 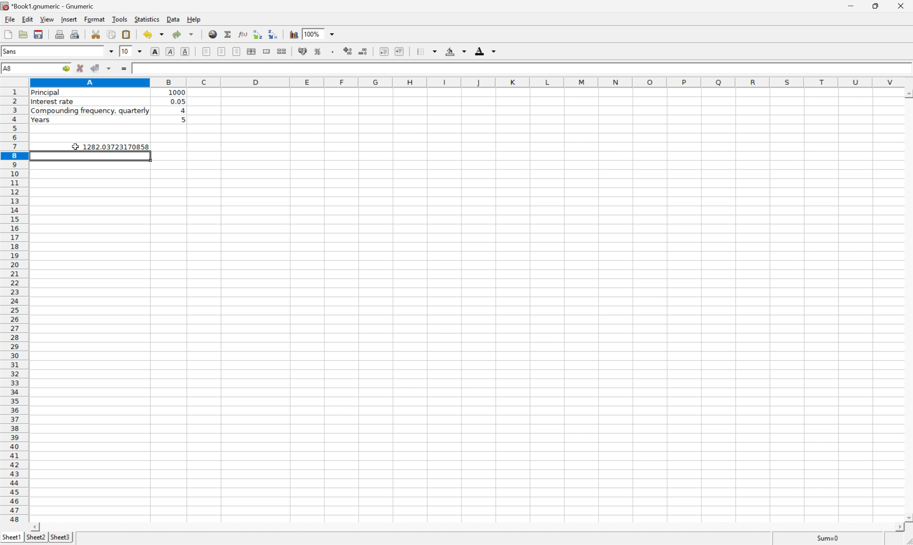 I want to click on foreground, so click(x=484, y=51).